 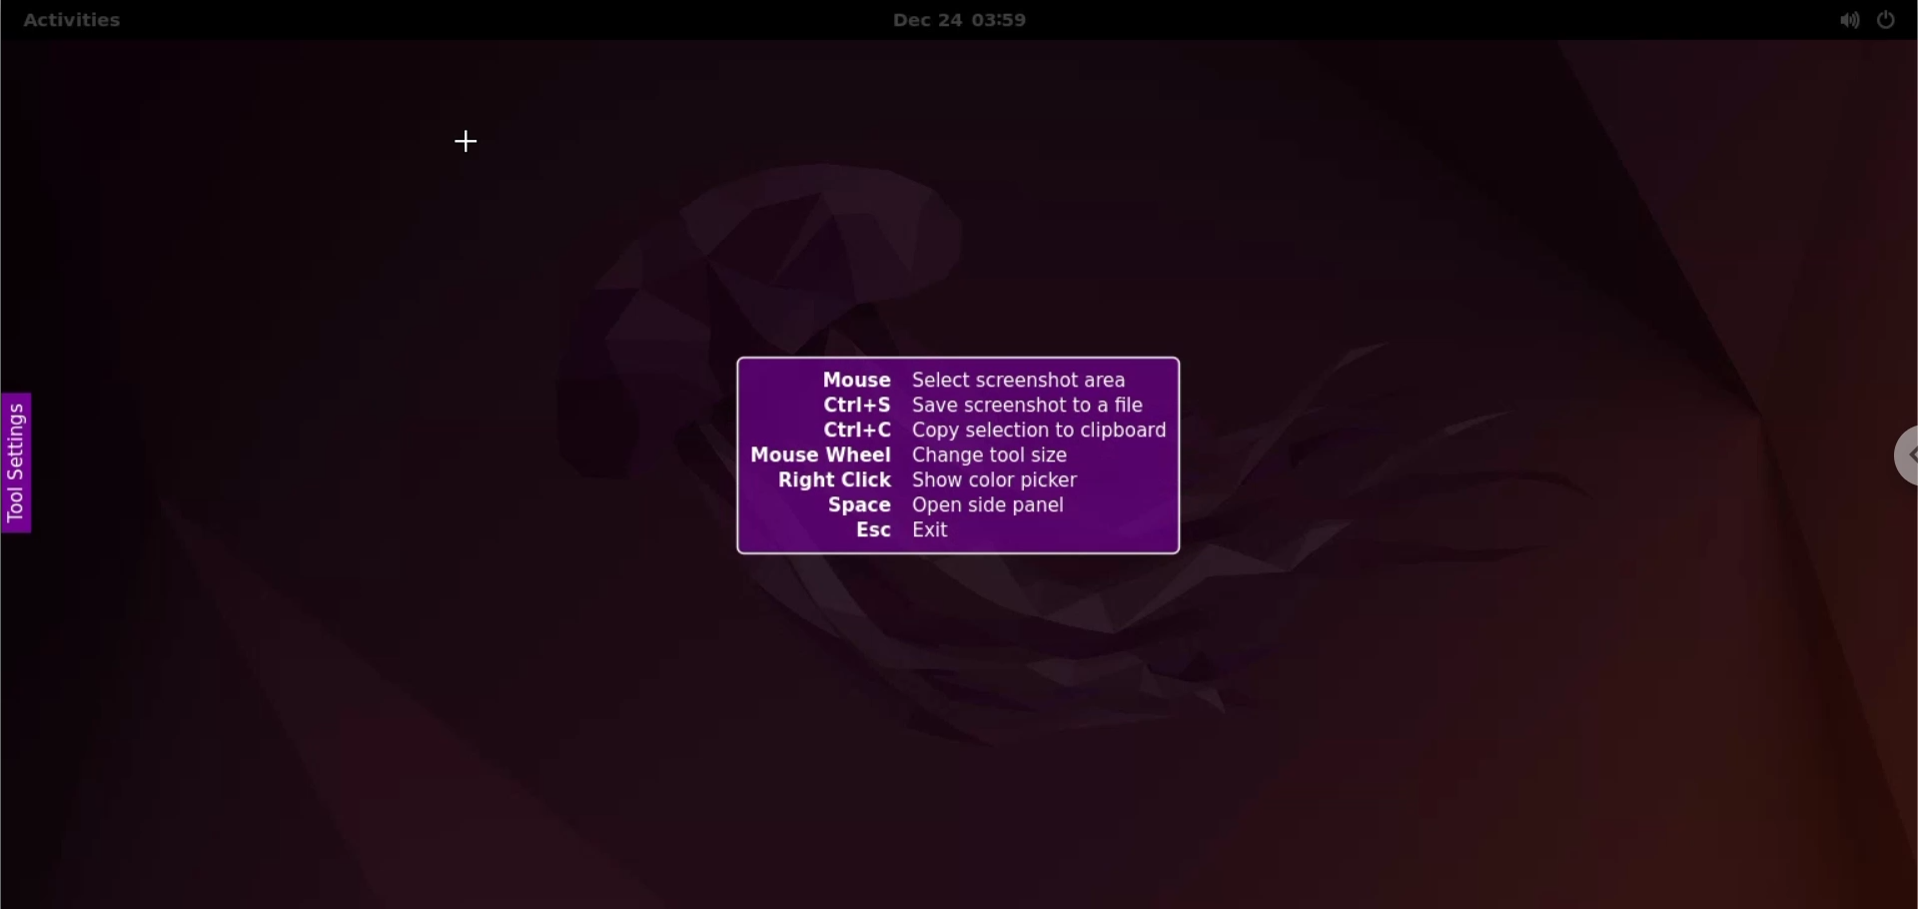 What do you see at coordinates (961, 456) in the screenshot?
I see `shortcuts` at bounding box center [961, 456].